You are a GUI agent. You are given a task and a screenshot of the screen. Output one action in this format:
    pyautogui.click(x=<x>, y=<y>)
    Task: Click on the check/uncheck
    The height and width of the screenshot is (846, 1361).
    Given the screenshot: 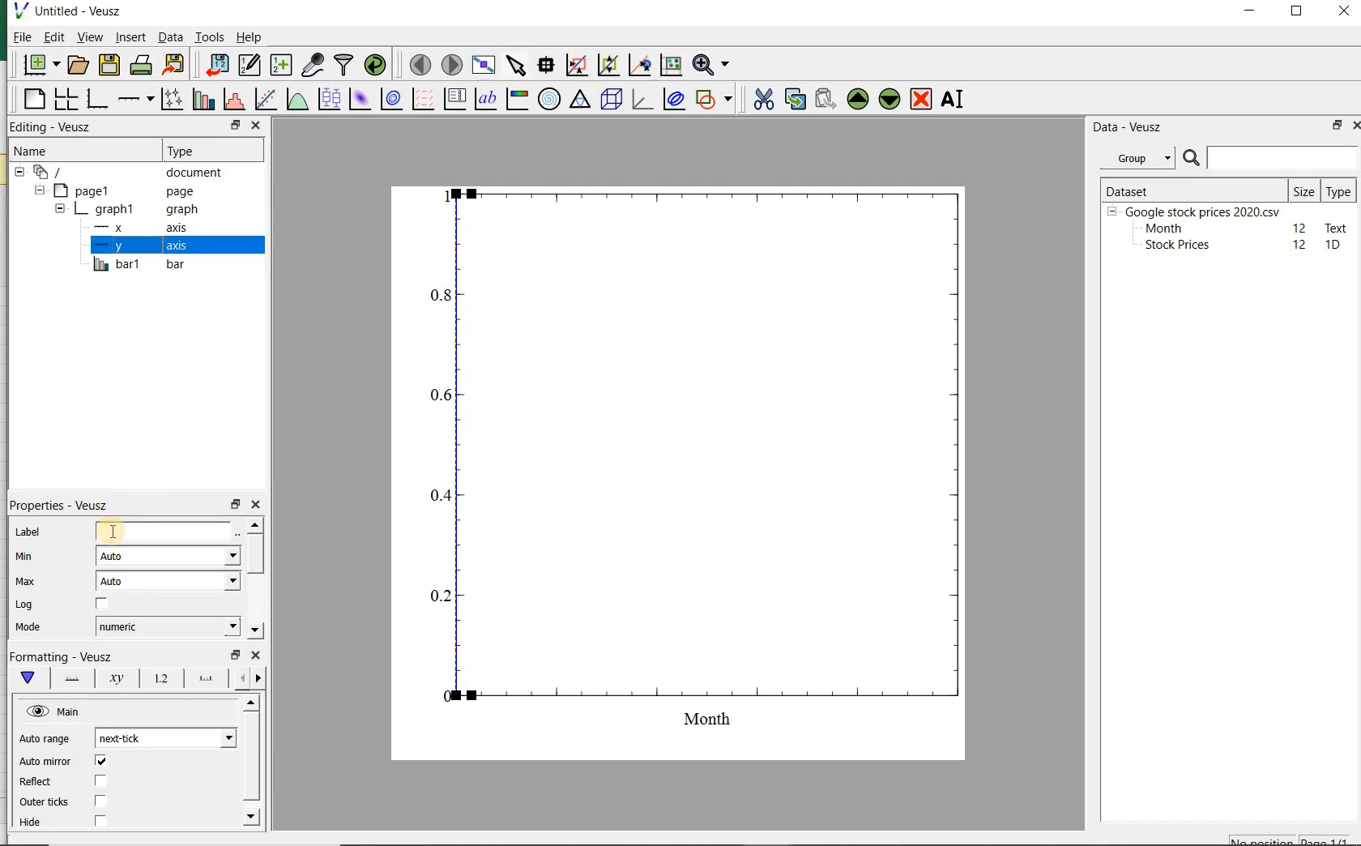 What is the action you would take?
    pyautogui.click(x=100, y=801)
    